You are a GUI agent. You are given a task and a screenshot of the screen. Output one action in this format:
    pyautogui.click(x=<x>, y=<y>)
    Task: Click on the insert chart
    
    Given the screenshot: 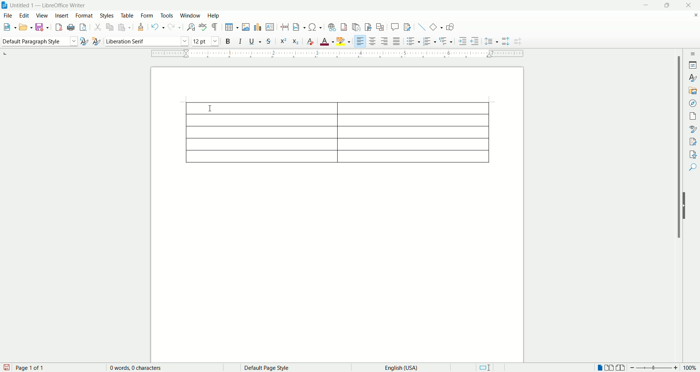 What is the action you would take?
    pyautogui.click(x=257, y=27)
    